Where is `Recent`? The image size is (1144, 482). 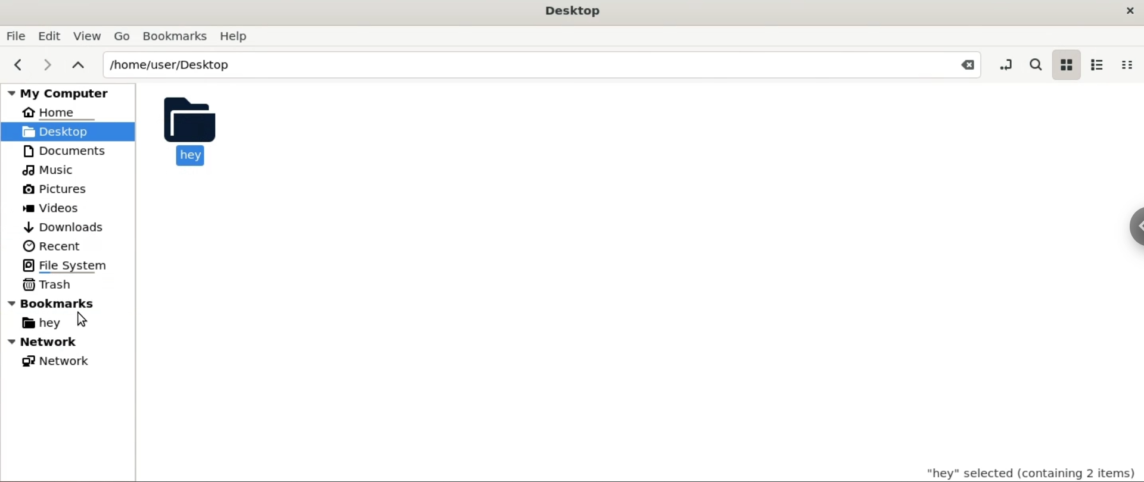 Recent is located at coordinates (51, 245).